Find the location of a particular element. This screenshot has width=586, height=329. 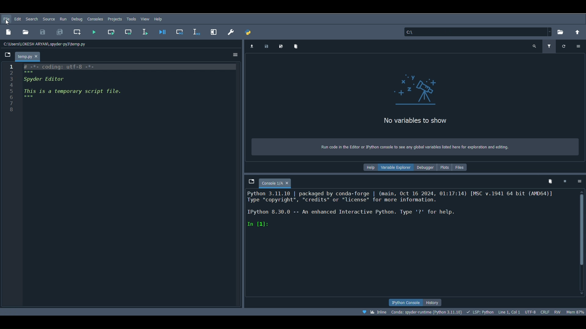

Options is located at coordinates (579, 182).